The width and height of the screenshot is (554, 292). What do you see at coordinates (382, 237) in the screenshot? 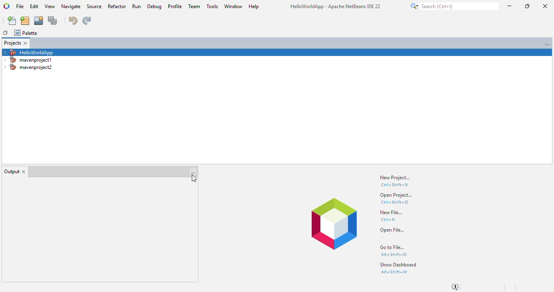
I see `-` at bounding box center [382, 237].